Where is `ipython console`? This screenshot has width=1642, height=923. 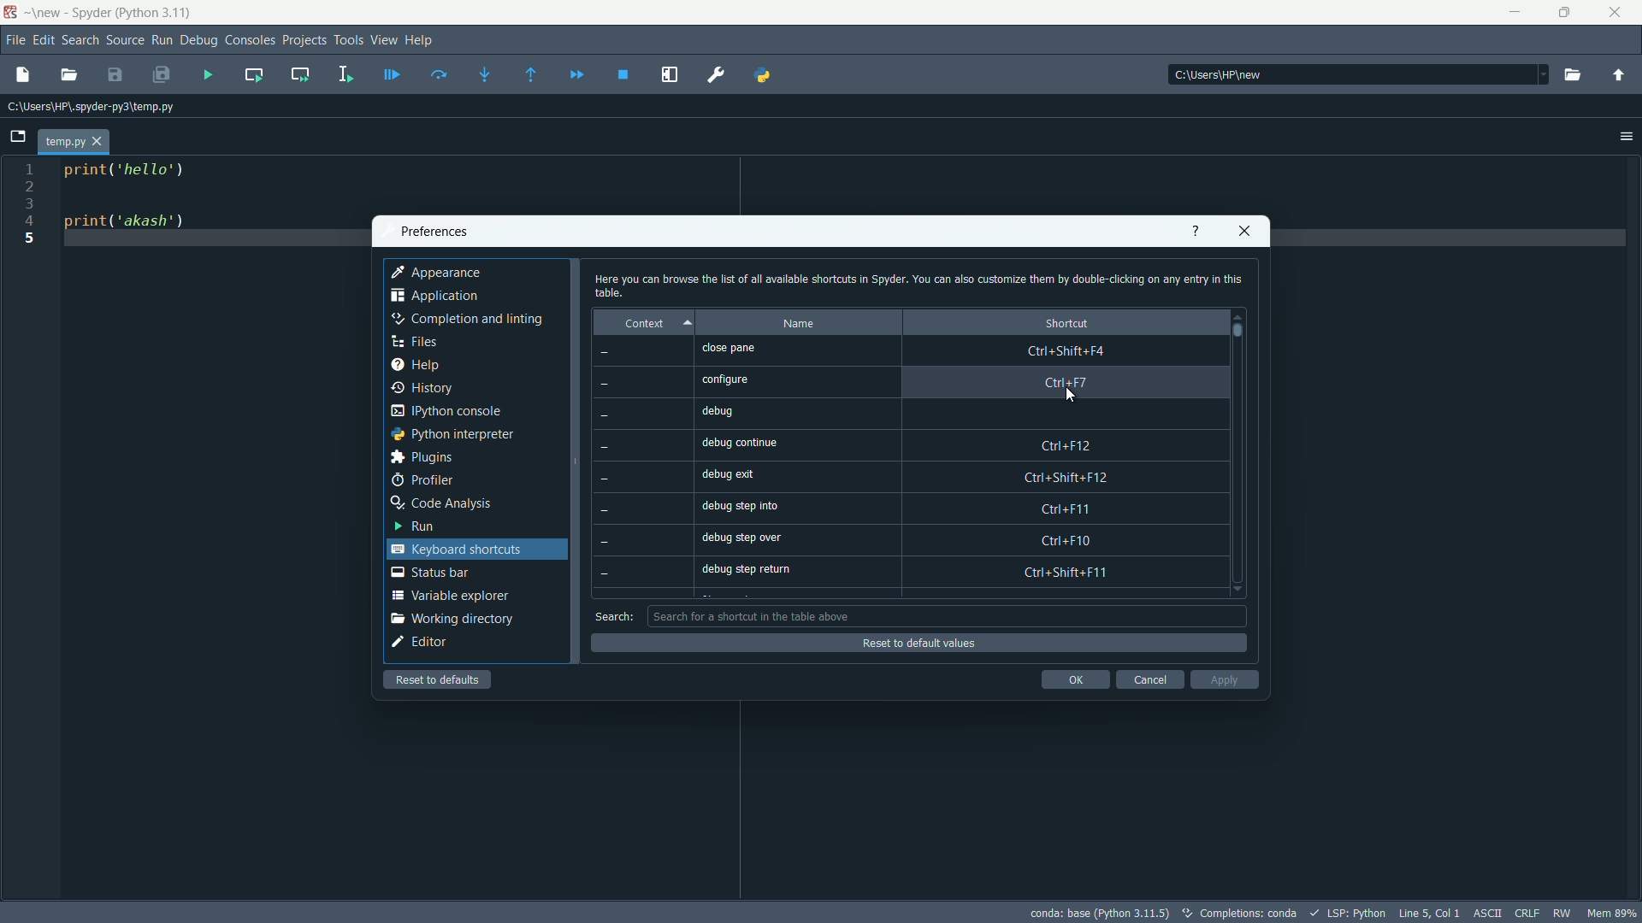 ipython console is located at coordinates (446, 412).